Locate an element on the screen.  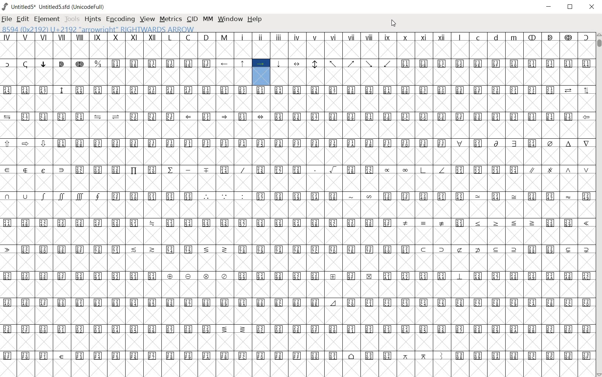
CURSOR is located at coordinates (393, 24).